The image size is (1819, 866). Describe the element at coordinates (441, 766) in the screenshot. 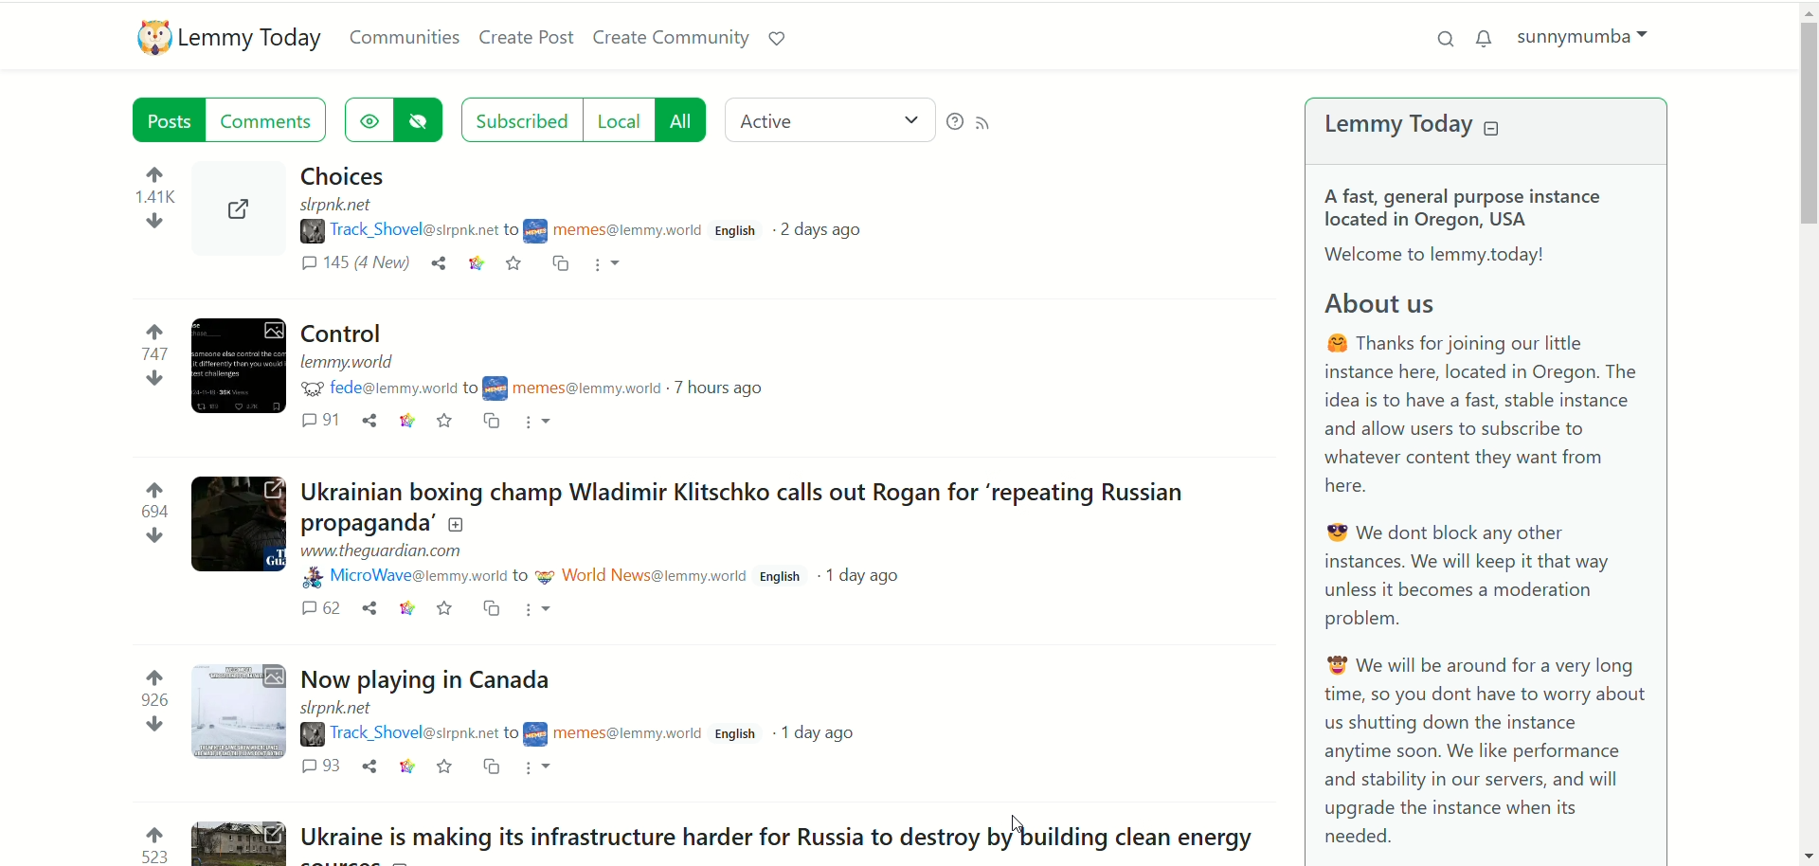

I see `save` at that location.